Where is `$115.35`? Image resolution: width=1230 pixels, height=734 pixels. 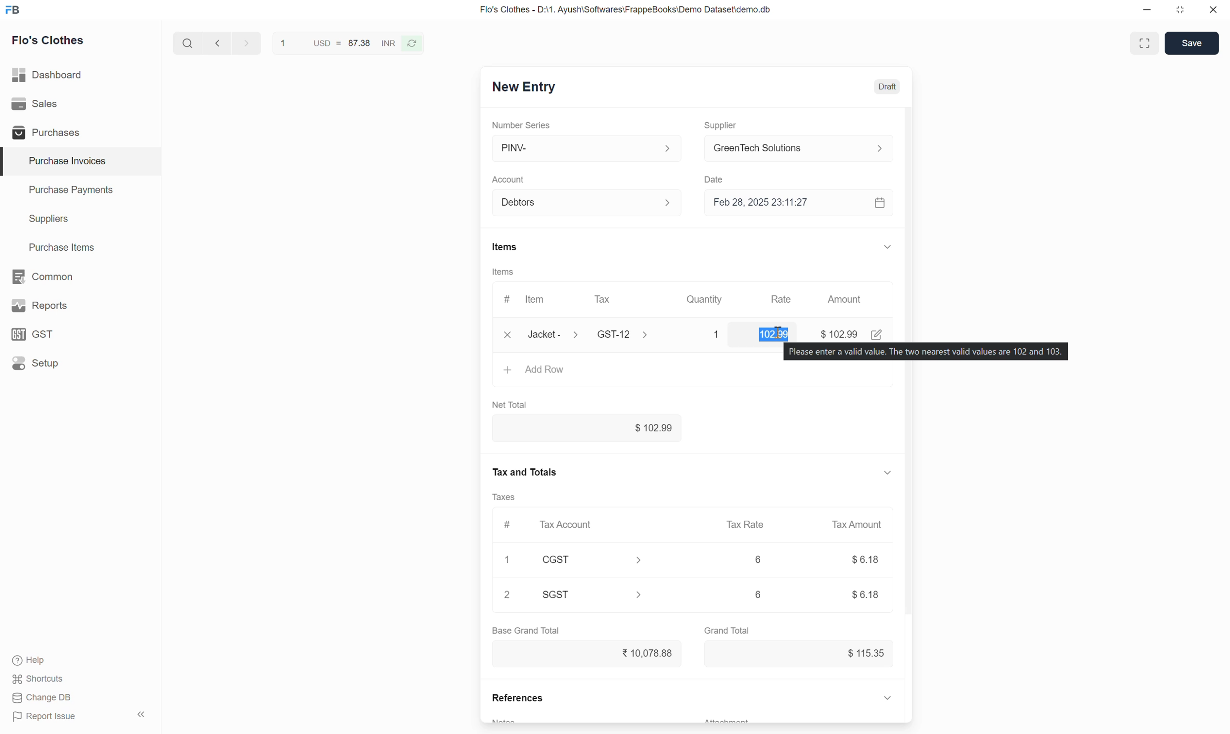 $115.35 is located at coordinates (800, 654).